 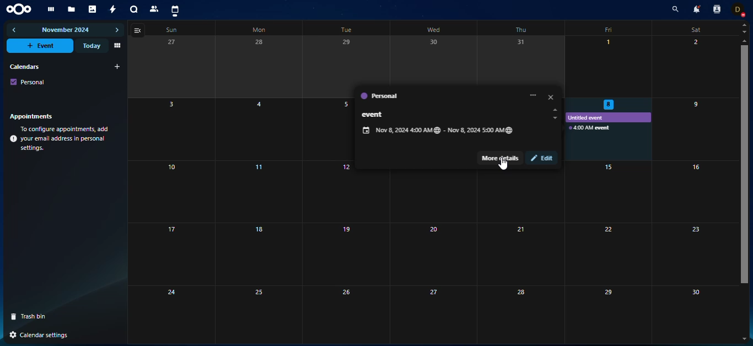 I want to click on info, so click(x=61, y=139).